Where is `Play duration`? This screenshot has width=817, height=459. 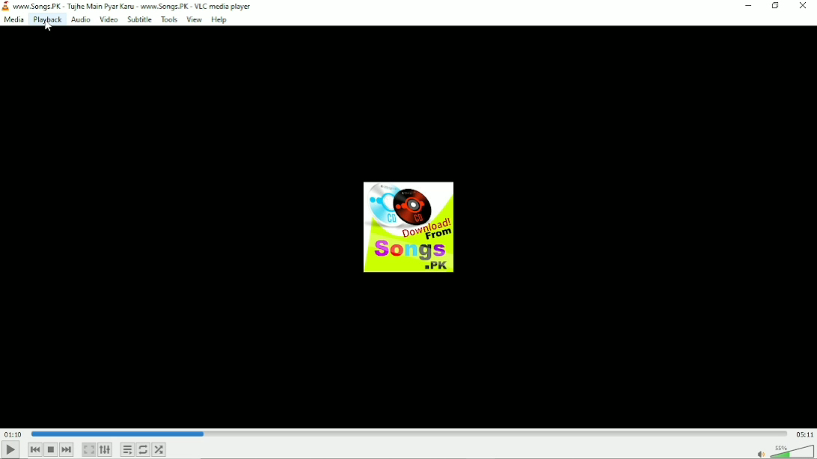
Play duration is located at coordinates (409, 433).